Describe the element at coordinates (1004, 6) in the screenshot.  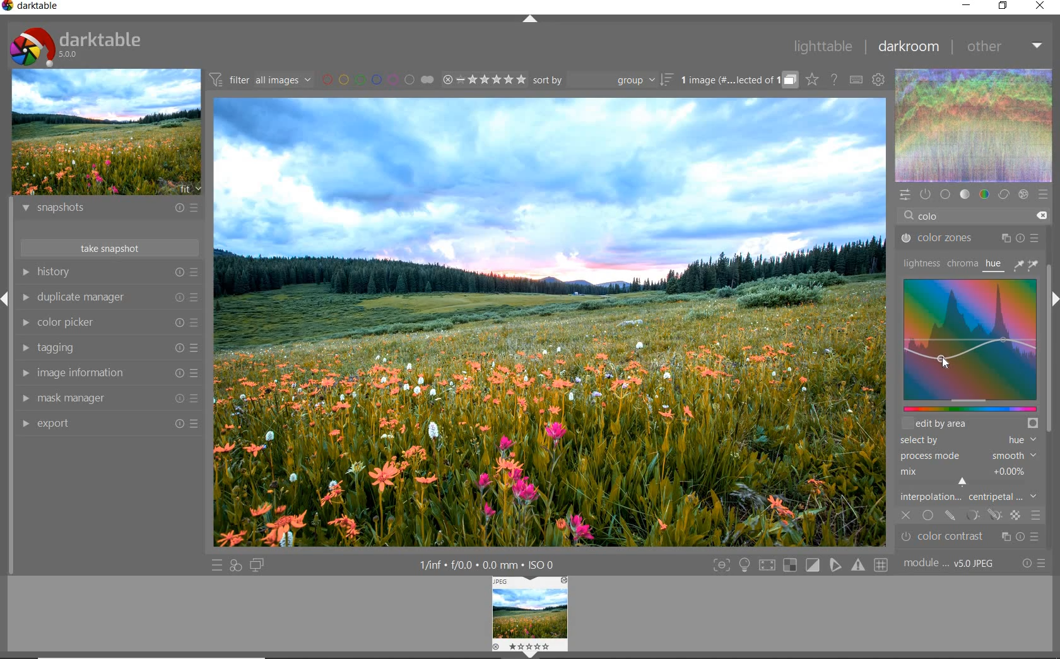
I see `restore` at that location.